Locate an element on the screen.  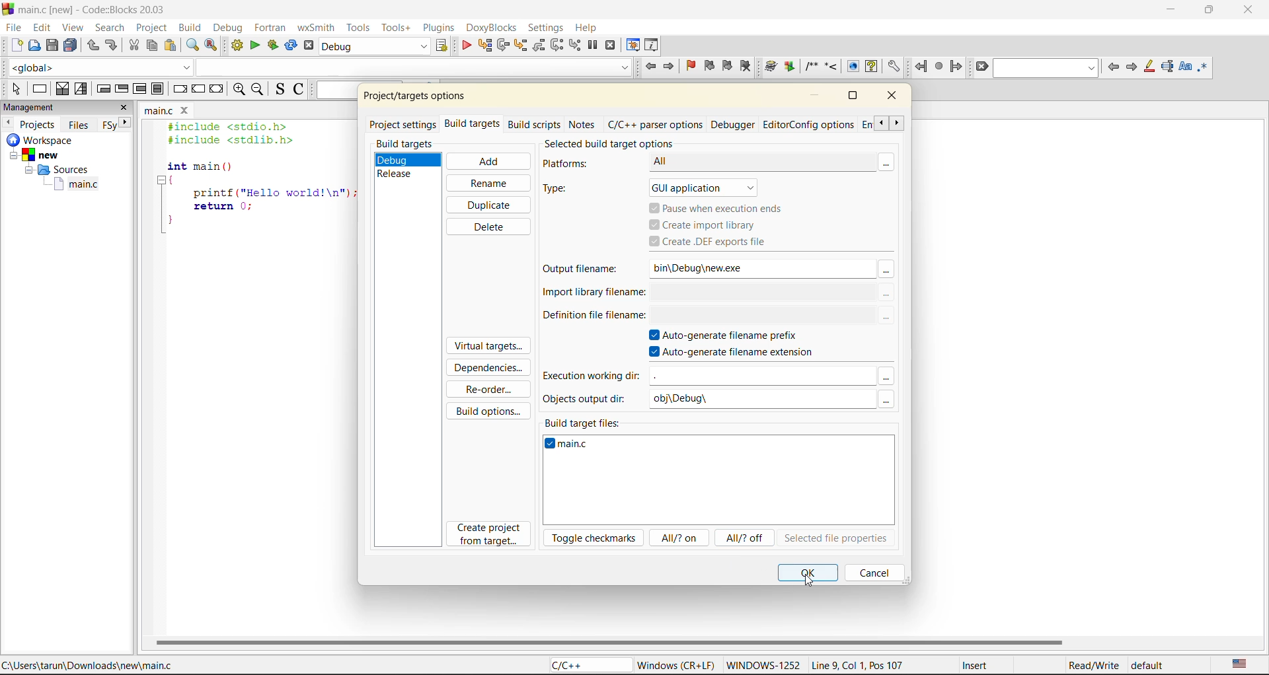
file is located at coordinates (12, 28).